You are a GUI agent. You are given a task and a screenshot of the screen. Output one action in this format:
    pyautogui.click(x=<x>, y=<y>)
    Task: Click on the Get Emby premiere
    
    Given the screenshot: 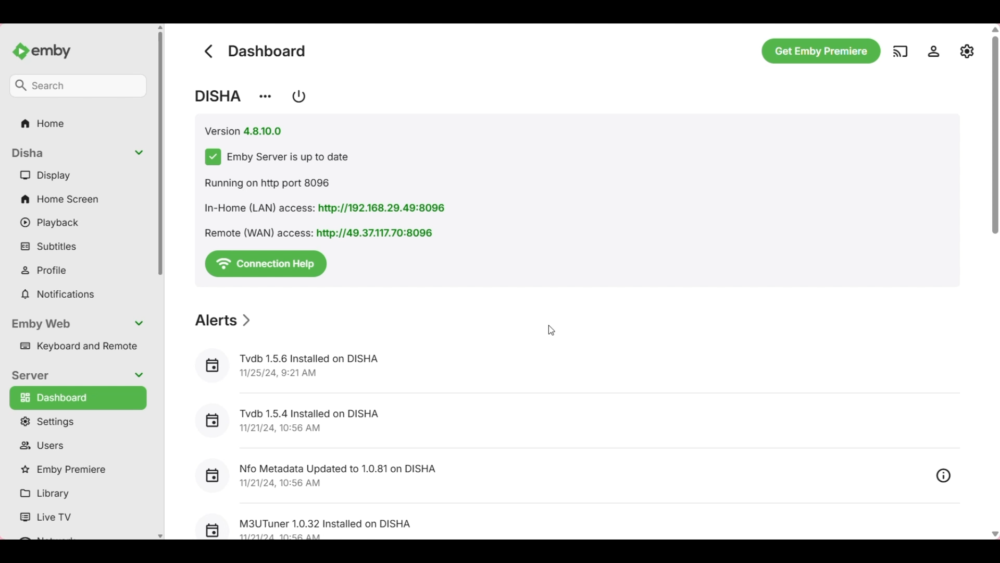 What is the action you would take?
    pyautogui.click(x=821, y=51)
    